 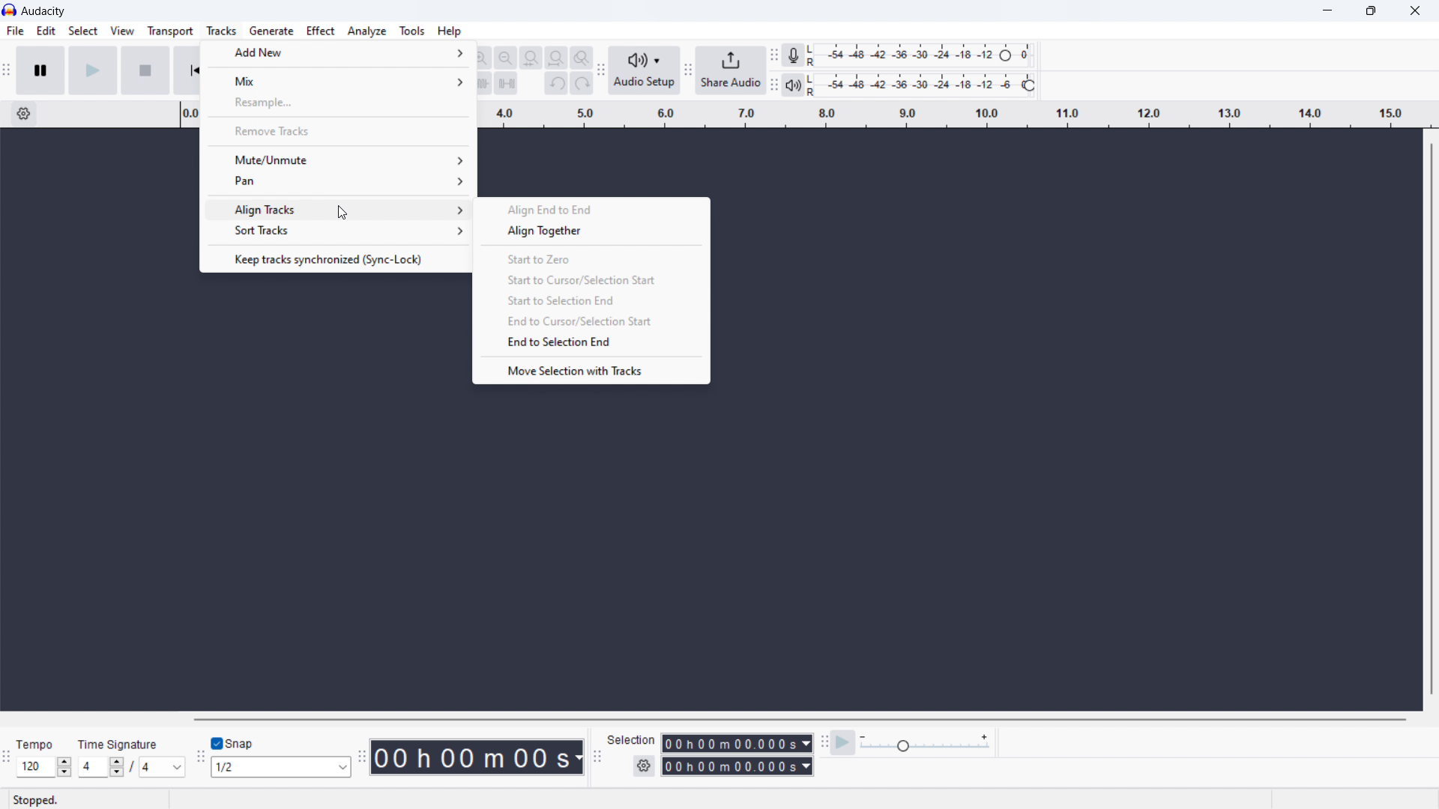 What do you see at coordinates (337, 53) in the screenshot?
I see `add new` at bounding box center [337, 53].